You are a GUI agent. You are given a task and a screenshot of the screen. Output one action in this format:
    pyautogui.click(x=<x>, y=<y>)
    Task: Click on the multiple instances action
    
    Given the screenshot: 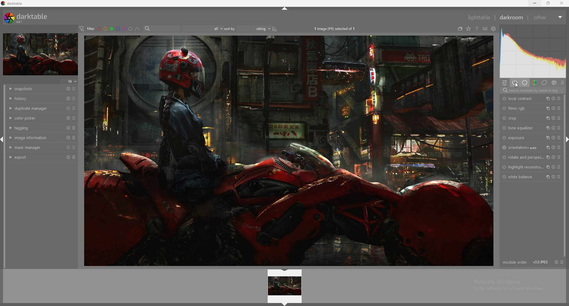 What is the action you would take?
    pyautogui.click(x=548, y=118)
    